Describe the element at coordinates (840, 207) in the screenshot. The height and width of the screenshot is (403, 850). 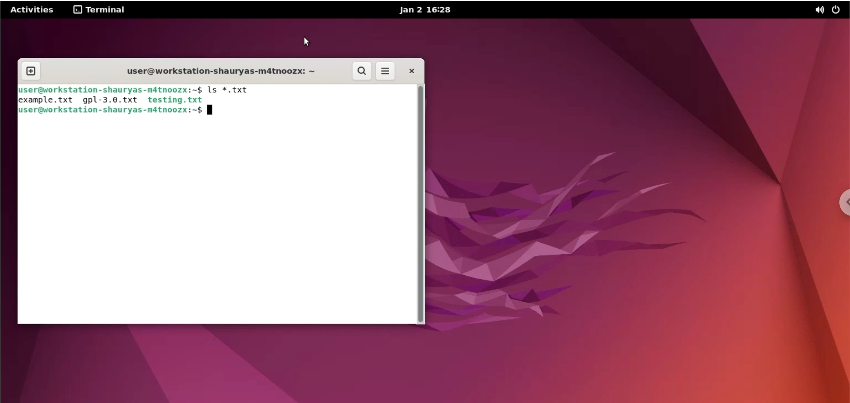
I see `chrome options` at that location.